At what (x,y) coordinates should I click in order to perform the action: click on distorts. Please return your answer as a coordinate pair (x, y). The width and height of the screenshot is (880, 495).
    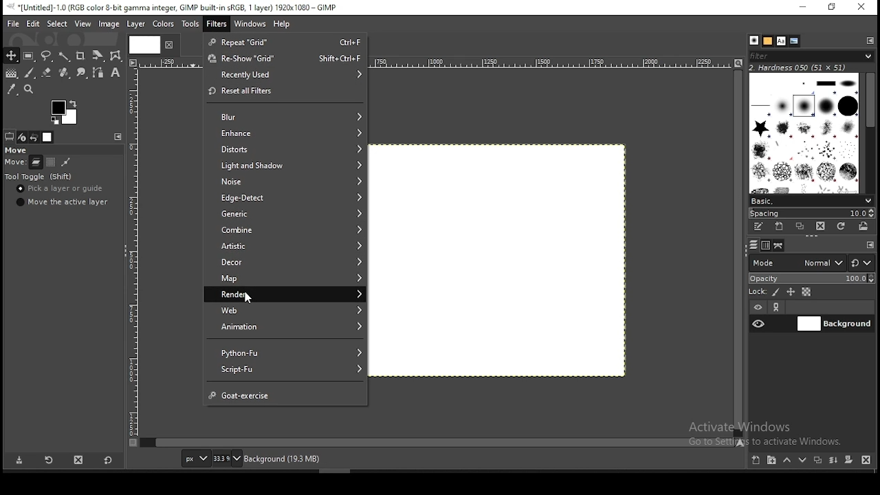
    Looking at the image, I should click on (285, 148).